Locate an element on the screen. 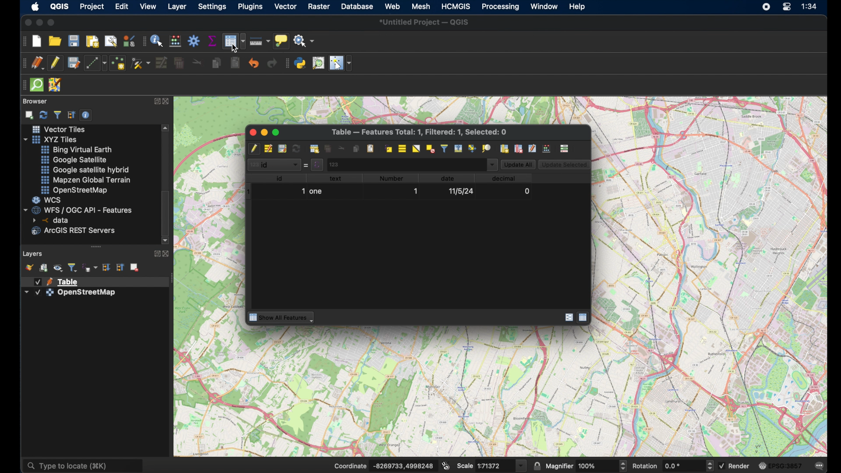 This screenshot has height=473, width=841. expand is located at coordinates (155, 254).